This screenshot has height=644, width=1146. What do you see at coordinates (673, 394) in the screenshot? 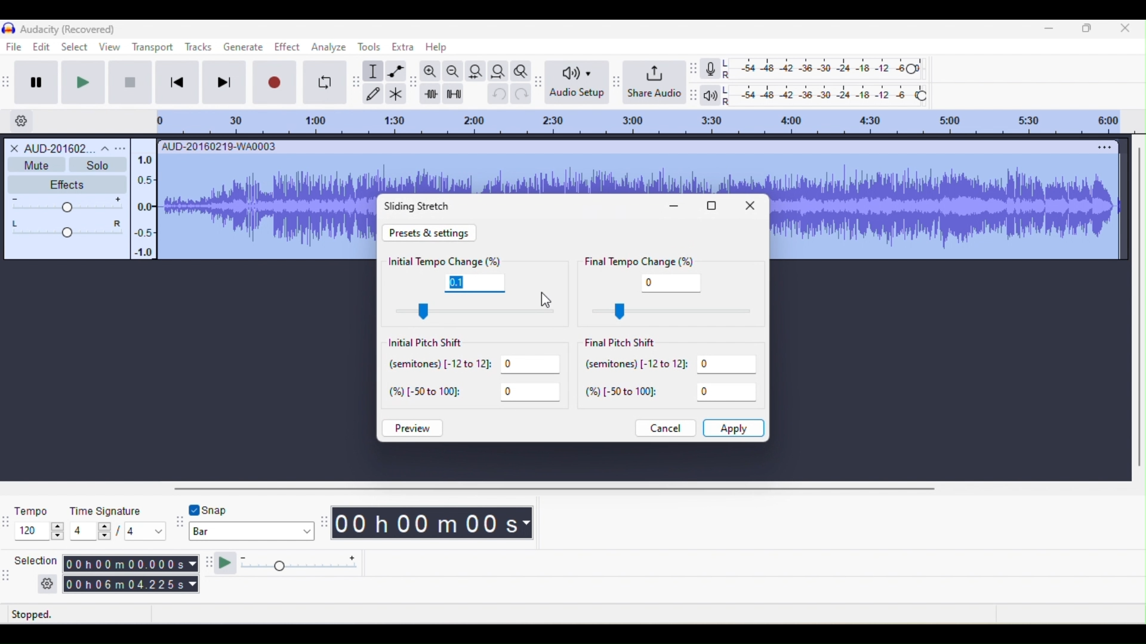
I see `%` at bounding box center [673, 394].